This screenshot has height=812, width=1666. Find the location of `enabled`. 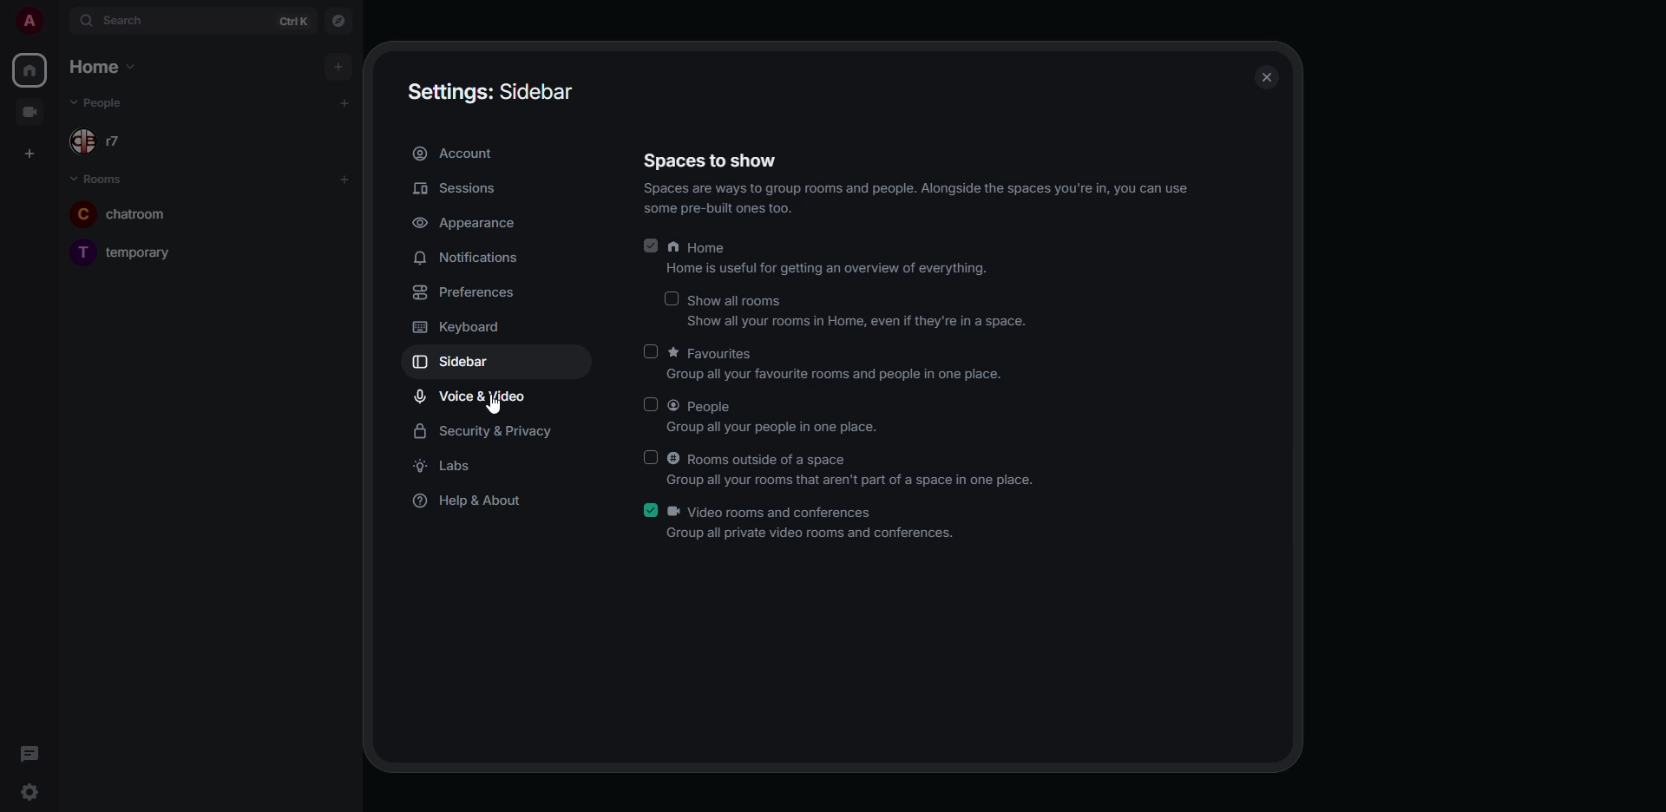

enabled is located at coordinates (652, 244).